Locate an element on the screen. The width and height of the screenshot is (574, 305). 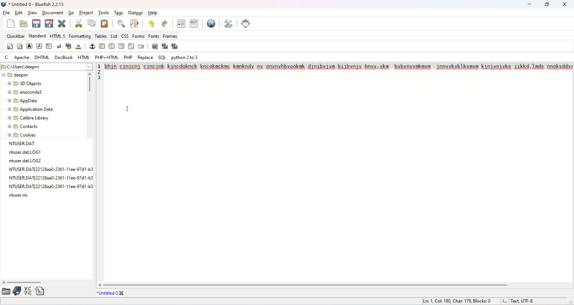
REPLACE is located at coordinates (146, 57).